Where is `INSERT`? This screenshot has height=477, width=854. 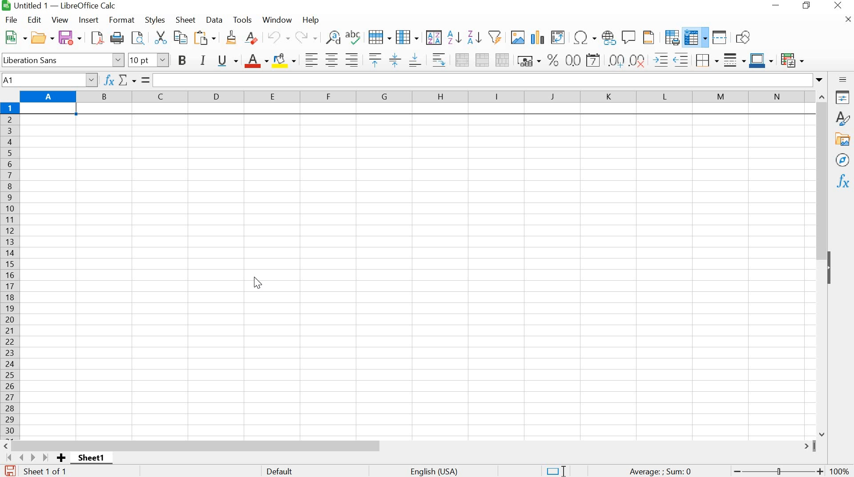 INSERT is located at coordinates (89, 20).